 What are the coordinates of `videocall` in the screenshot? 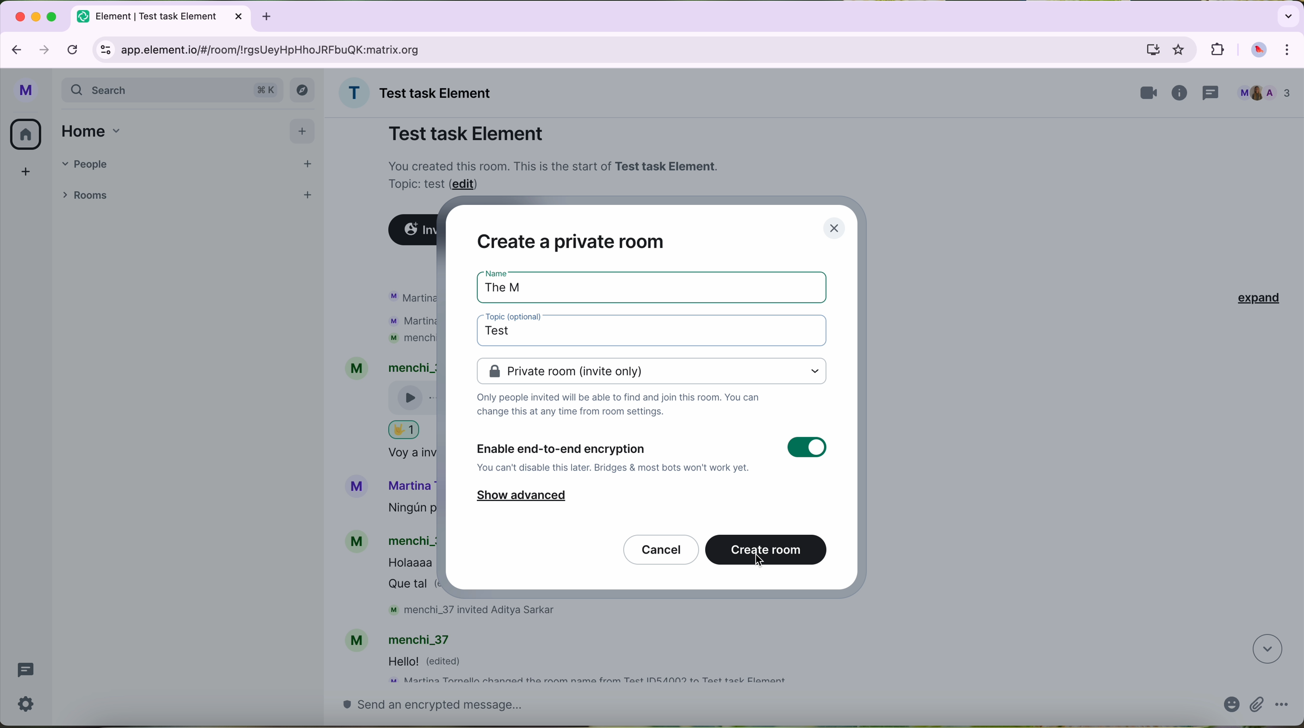 It's located at (1149, 93).